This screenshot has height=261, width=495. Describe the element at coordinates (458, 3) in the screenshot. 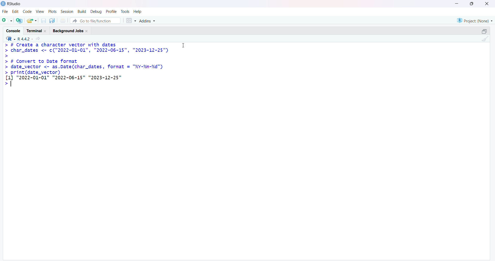

I see `Minimize` at that location.